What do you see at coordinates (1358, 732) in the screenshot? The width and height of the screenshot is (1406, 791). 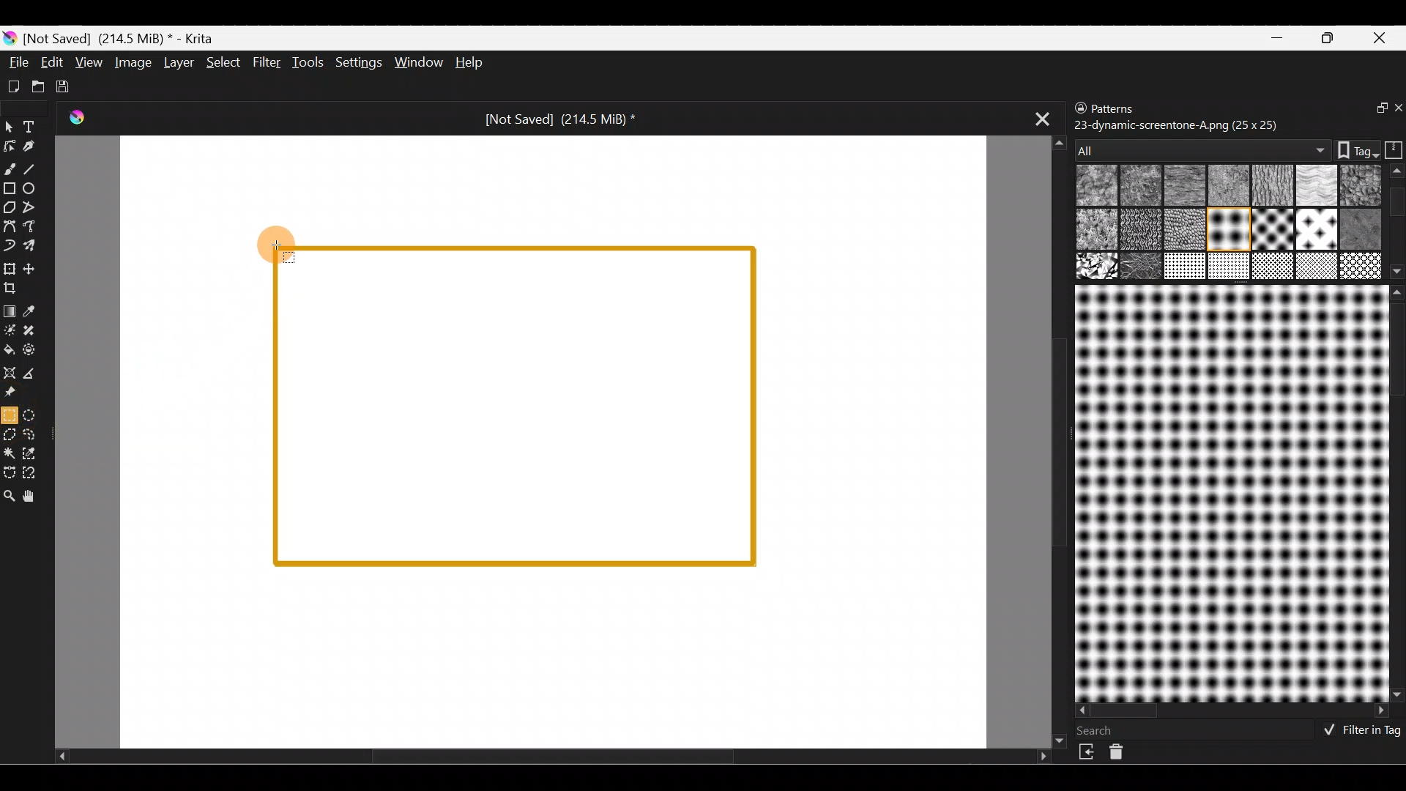 I see `Filter in tag` at bounding box center [1358, 732].